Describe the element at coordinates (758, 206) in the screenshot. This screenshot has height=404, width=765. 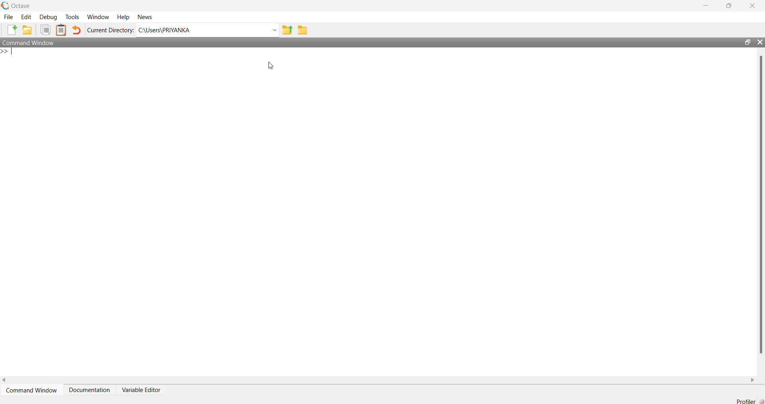
I see `scroll bar` at that location.